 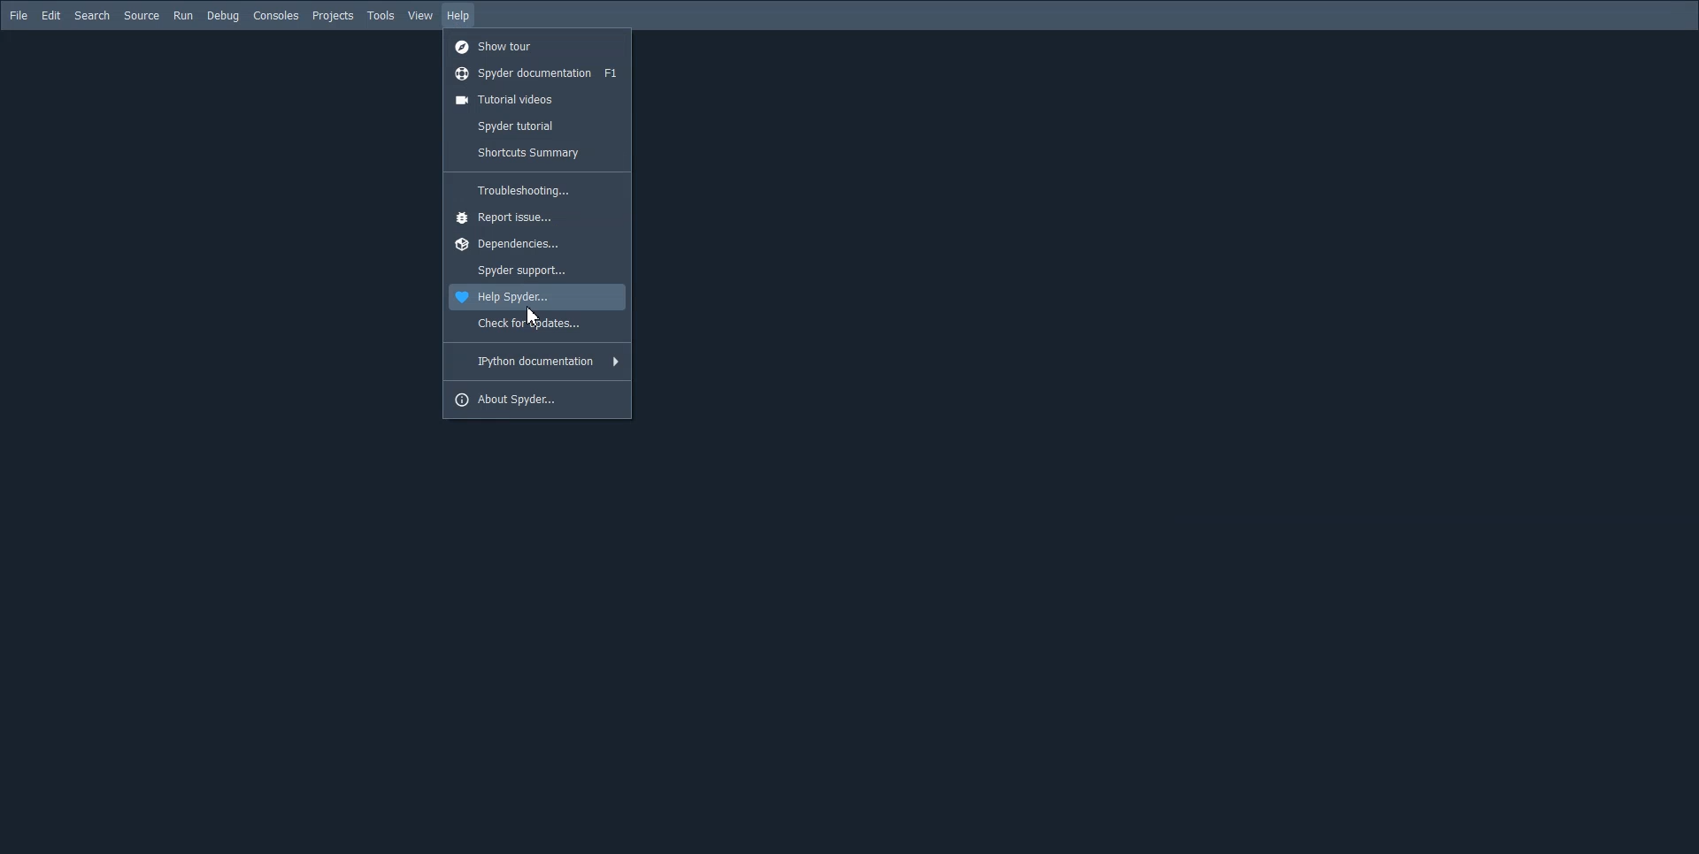 I want to click on Report issue, so click(x=536, y=216).